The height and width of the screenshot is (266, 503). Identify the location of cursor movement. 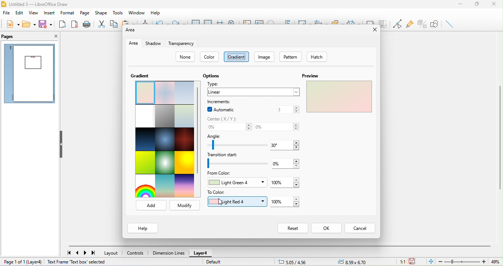
(223, 202).